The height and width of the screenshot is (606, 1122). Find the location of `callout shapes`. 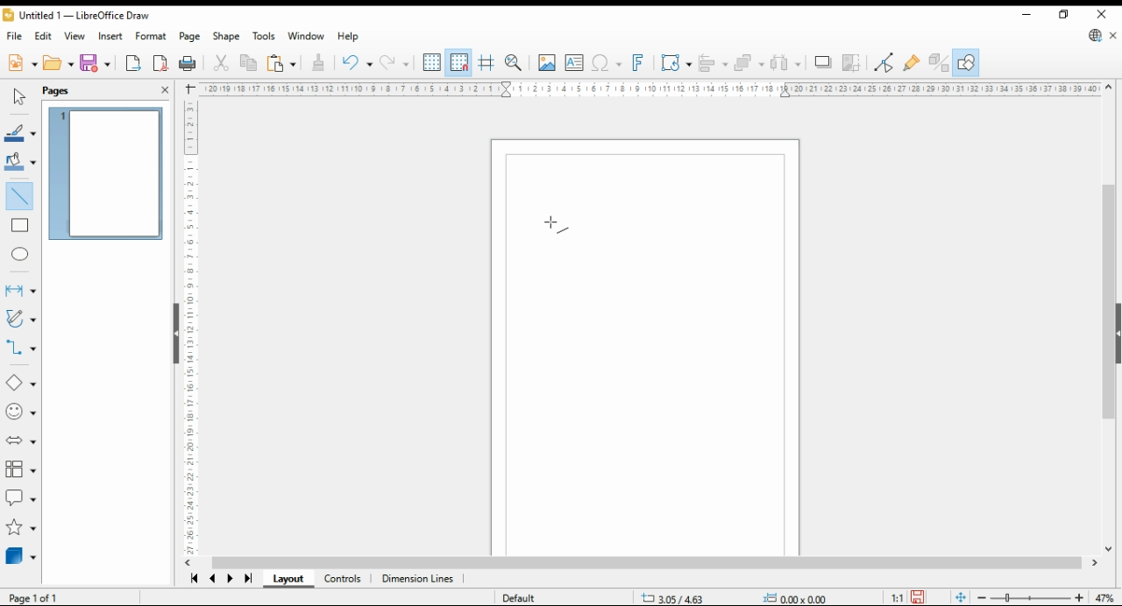

callout shapes is located at coordinates (21, 498).